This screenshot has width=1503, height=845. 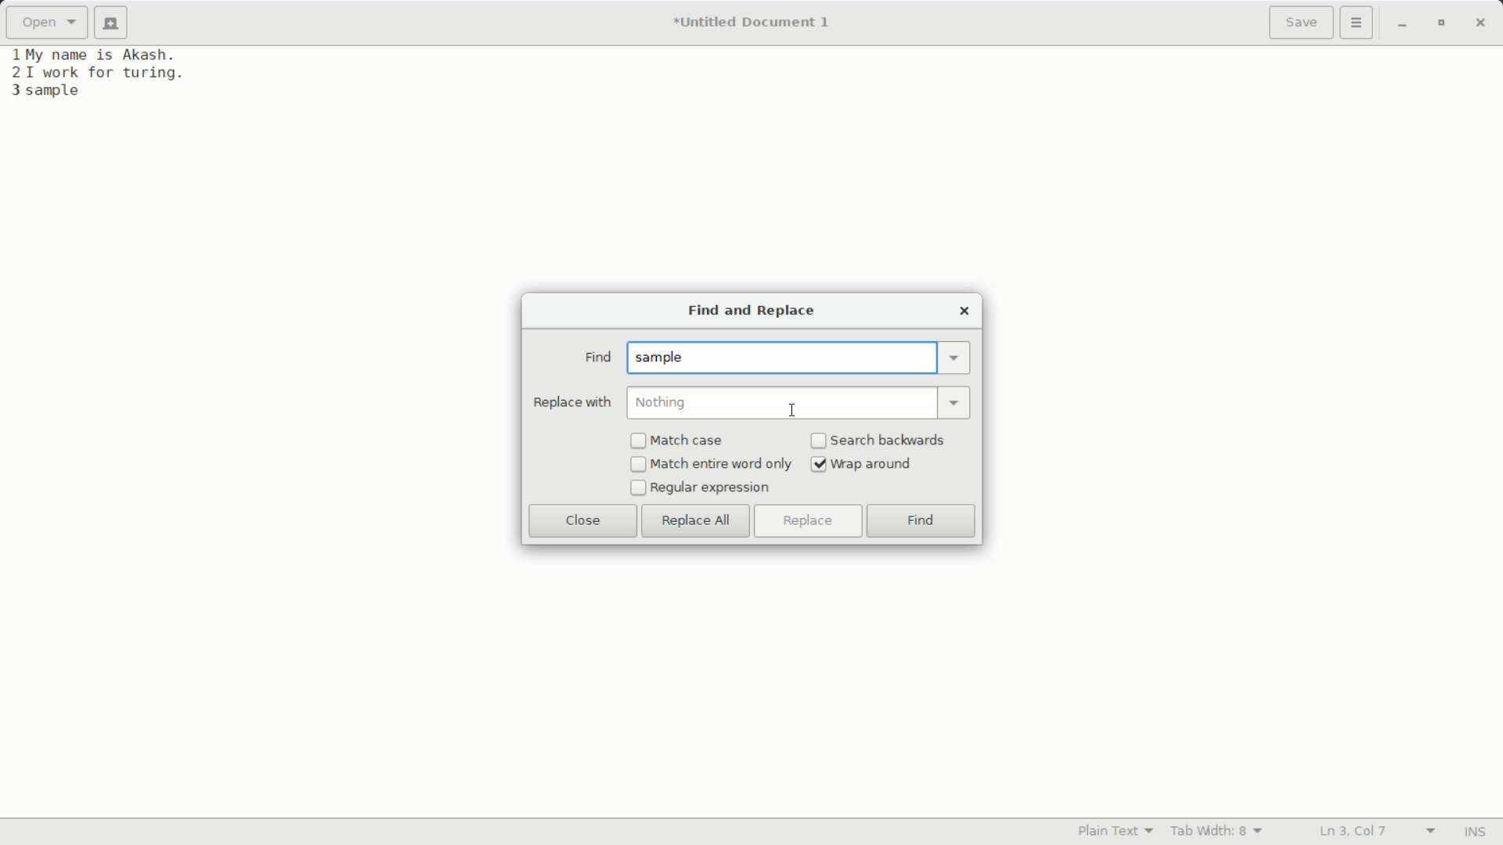 I want to click on checkbox, so click(x=638, y=441).